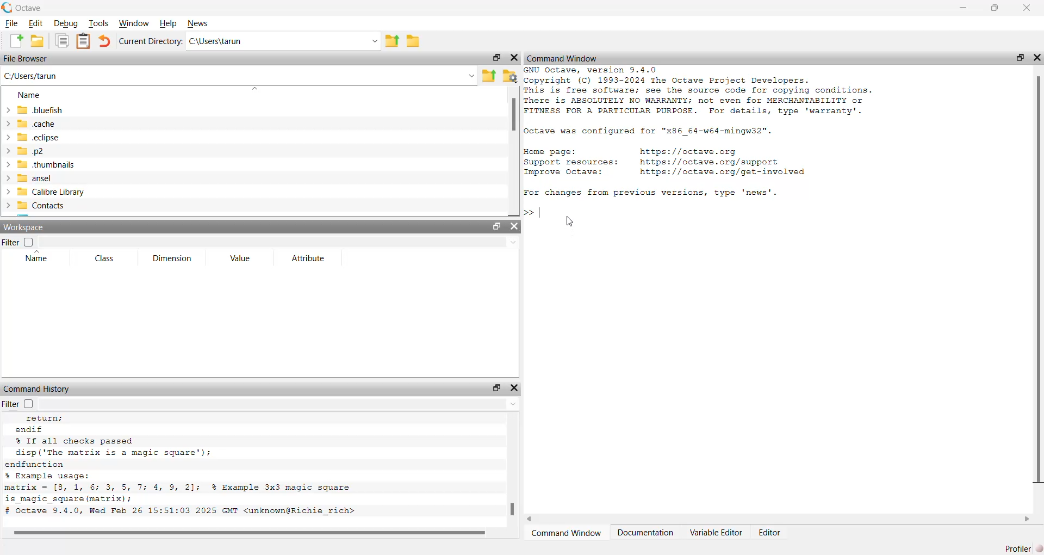 This screenshot has height=555, width=1044. What do you see at coordinates (151, 41) in the screenshot?
I see `Current Directory:` at bounding box center [151, 41].